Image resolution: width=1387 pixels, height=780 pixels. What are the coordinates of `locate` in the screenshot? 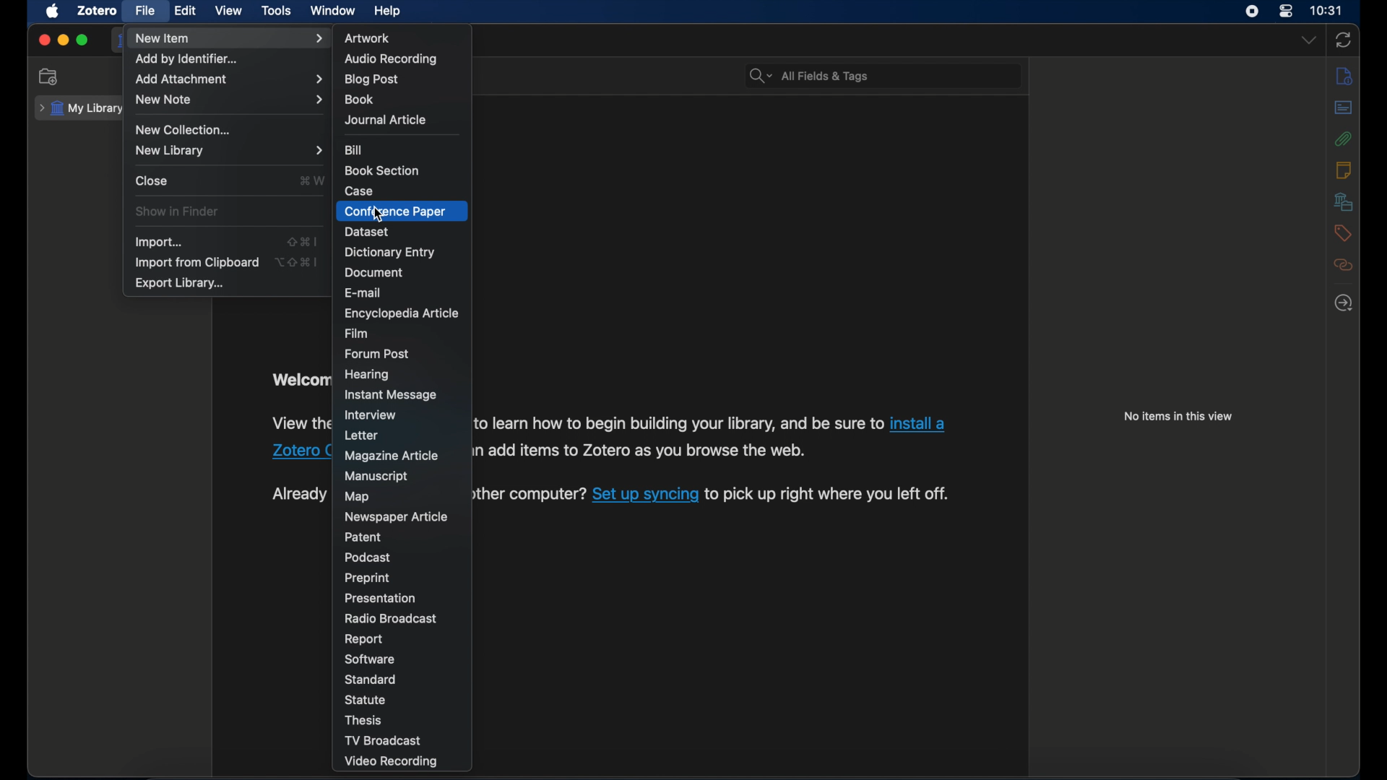 It's located at (1344, 302).